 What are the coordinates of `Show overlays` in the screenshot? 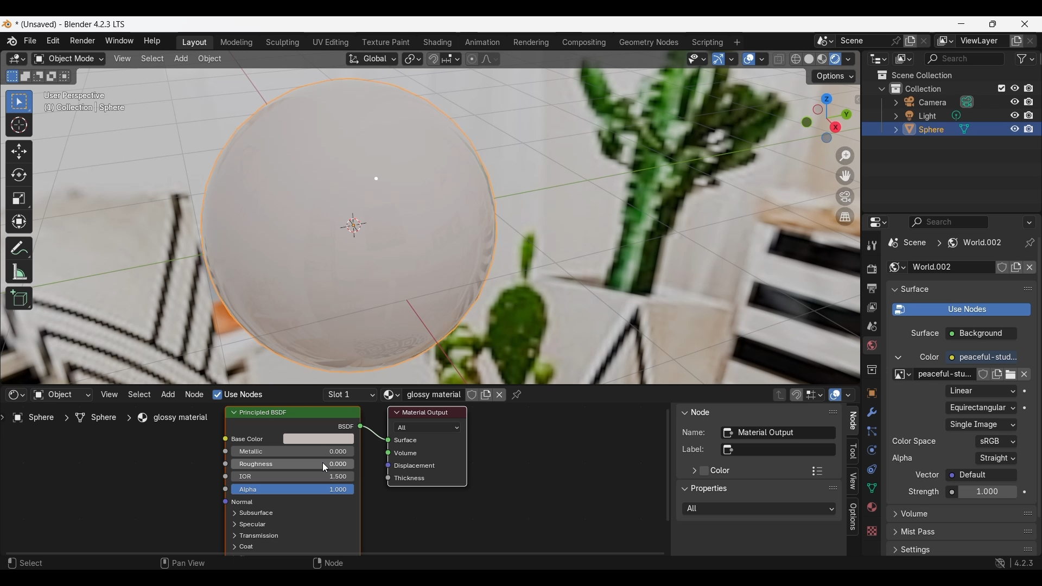 It's located at (836, 394).